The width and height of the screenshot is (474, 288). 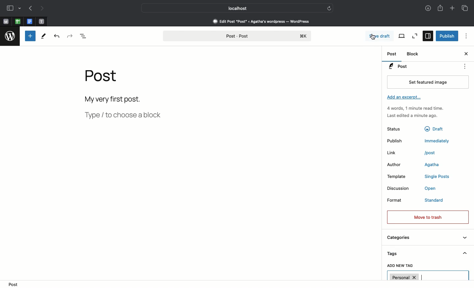 What do you see at coordinates (56, 36) in the screenshot?
I see `Undo` at bounding box center [56, 36].